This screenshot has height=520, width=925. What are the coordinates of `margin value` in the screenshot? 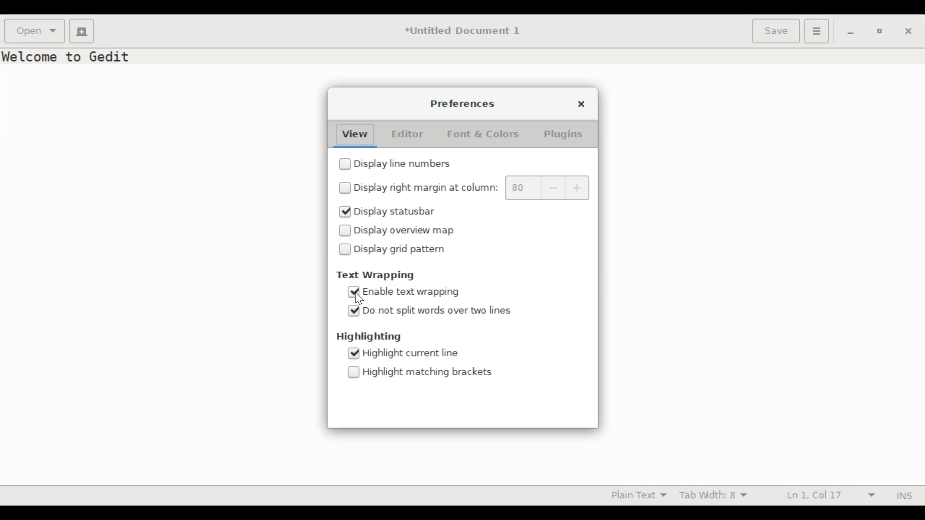 It's located at (521, 188).